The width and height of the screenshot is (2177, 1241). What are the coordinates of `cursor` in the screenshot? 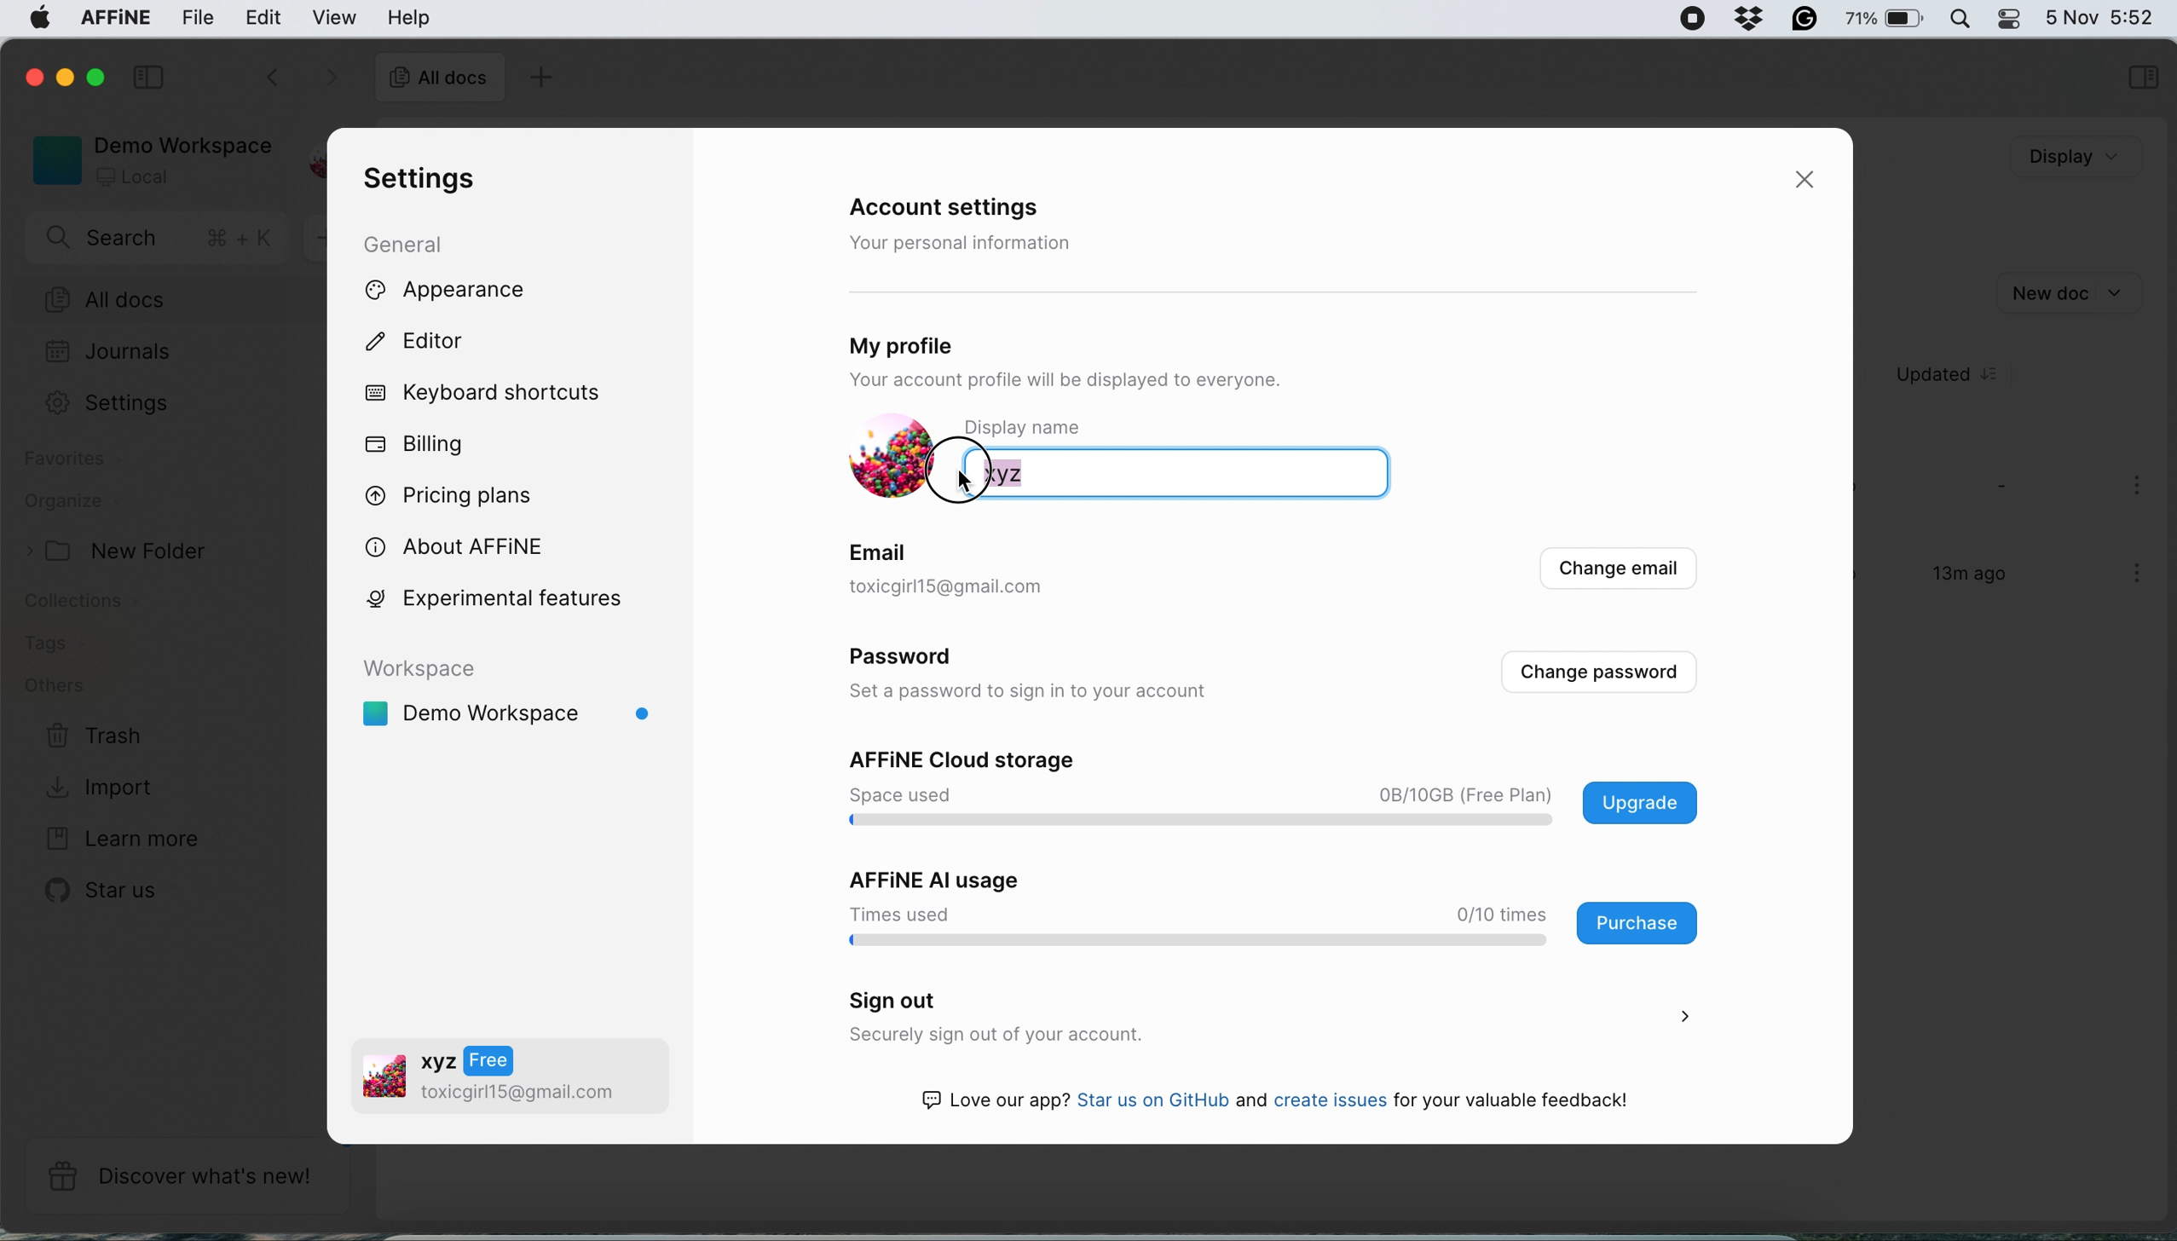 It's located at (964, 488).